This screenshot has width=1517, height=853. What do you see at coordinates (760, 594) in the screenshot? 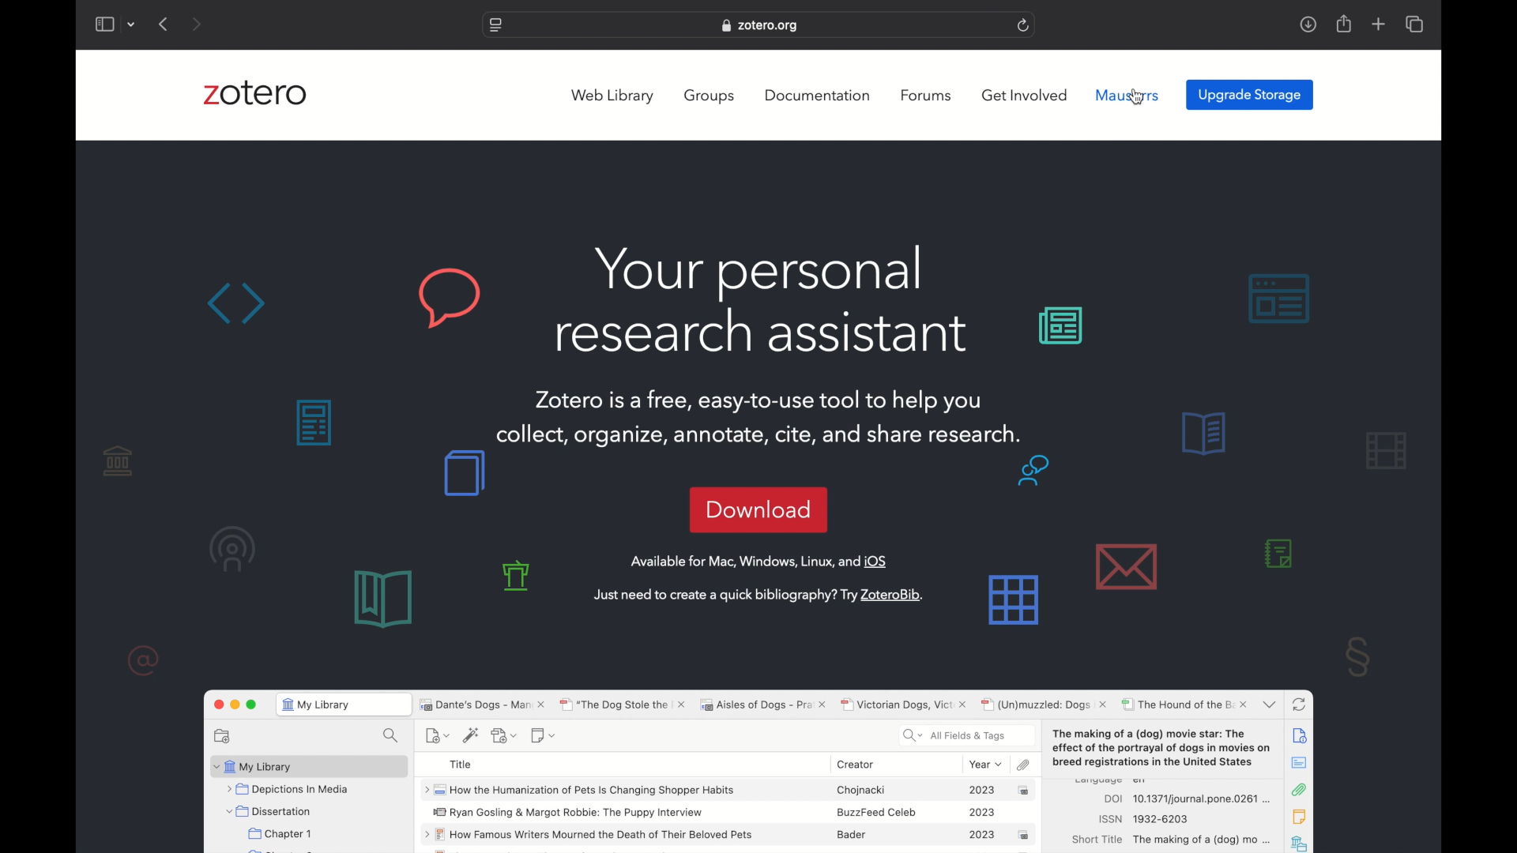
I see `just need to create a quick bibliography` at bounding box center [760, 594].